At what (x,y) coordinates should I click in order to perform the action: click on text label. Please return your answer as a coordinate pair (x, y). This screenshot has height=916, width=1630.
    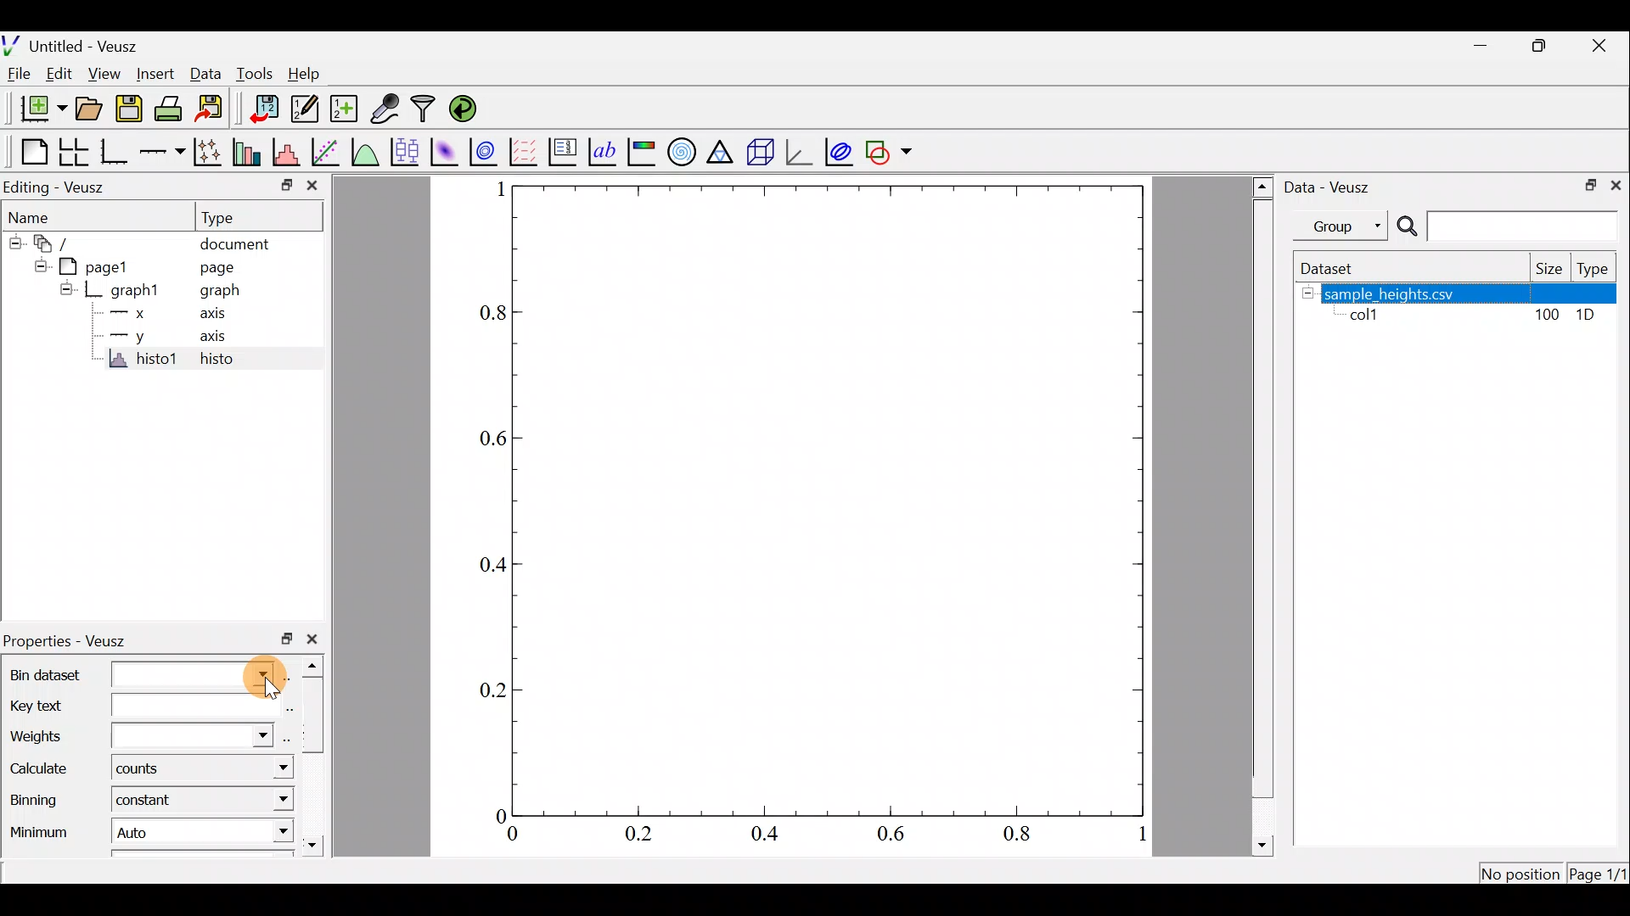
    Looking at the image, I should click on (604, 153).